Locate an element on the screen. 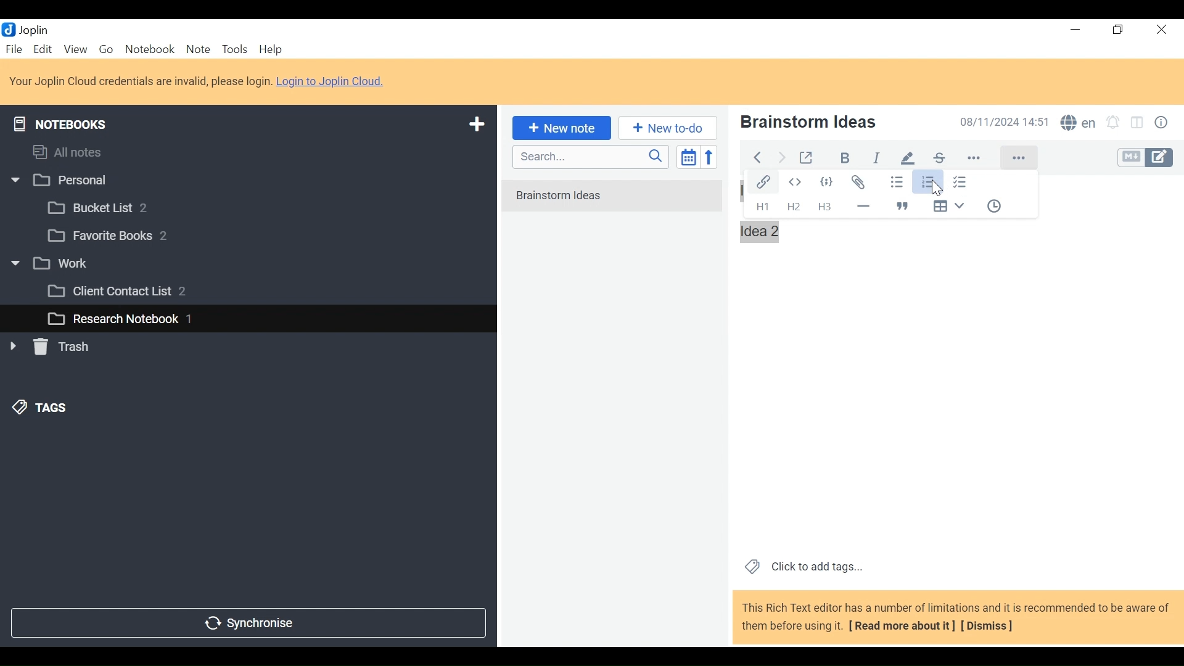 The image size is (1184, 666). Synchronize is located at coordinates (247, 622).